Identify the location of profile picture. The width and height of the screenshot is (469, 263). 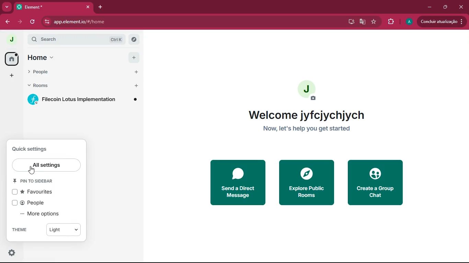
(408, 22).